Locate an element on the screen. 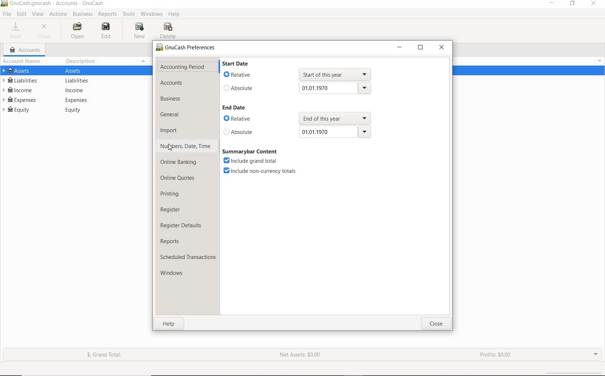 The height and width of the screenshot is (376, 605). import is located at coordinates (169, 131).